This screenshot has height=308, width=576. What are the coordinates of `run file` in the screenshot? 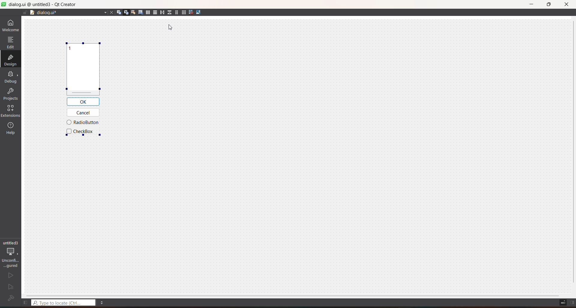 It's located at (10, 275).